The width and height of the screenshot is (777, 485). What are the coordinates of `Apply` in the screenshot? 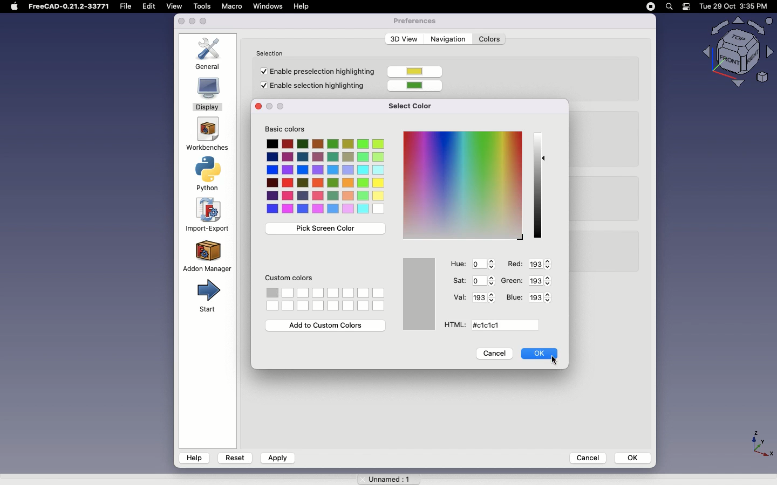 It's located at (277, 458).